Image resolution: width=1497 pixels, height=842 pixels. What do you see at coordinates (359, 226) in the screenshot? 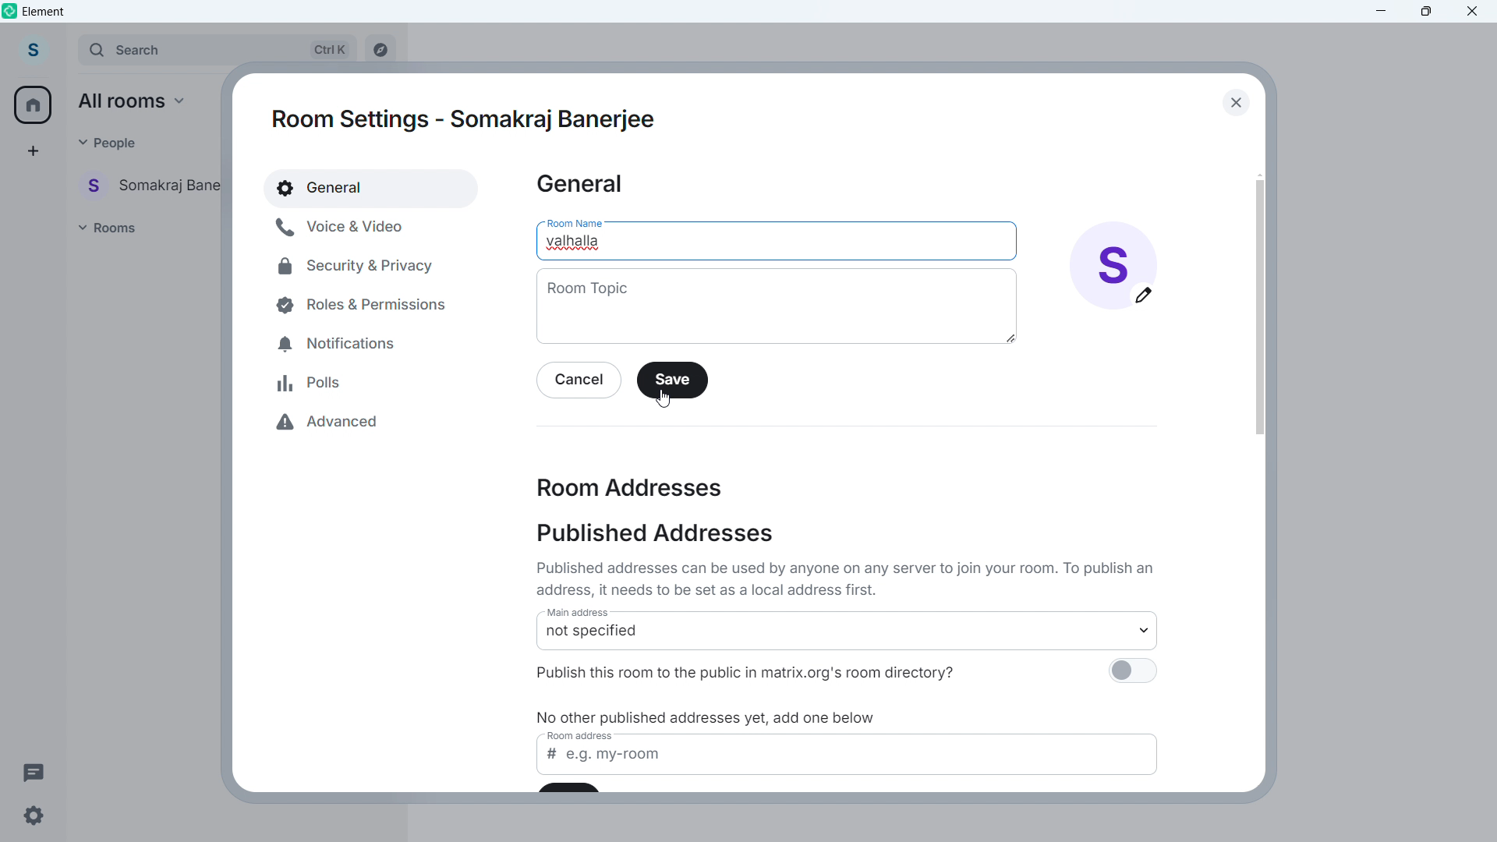
I see `Voice and video ` at bounding box center [359, 226].